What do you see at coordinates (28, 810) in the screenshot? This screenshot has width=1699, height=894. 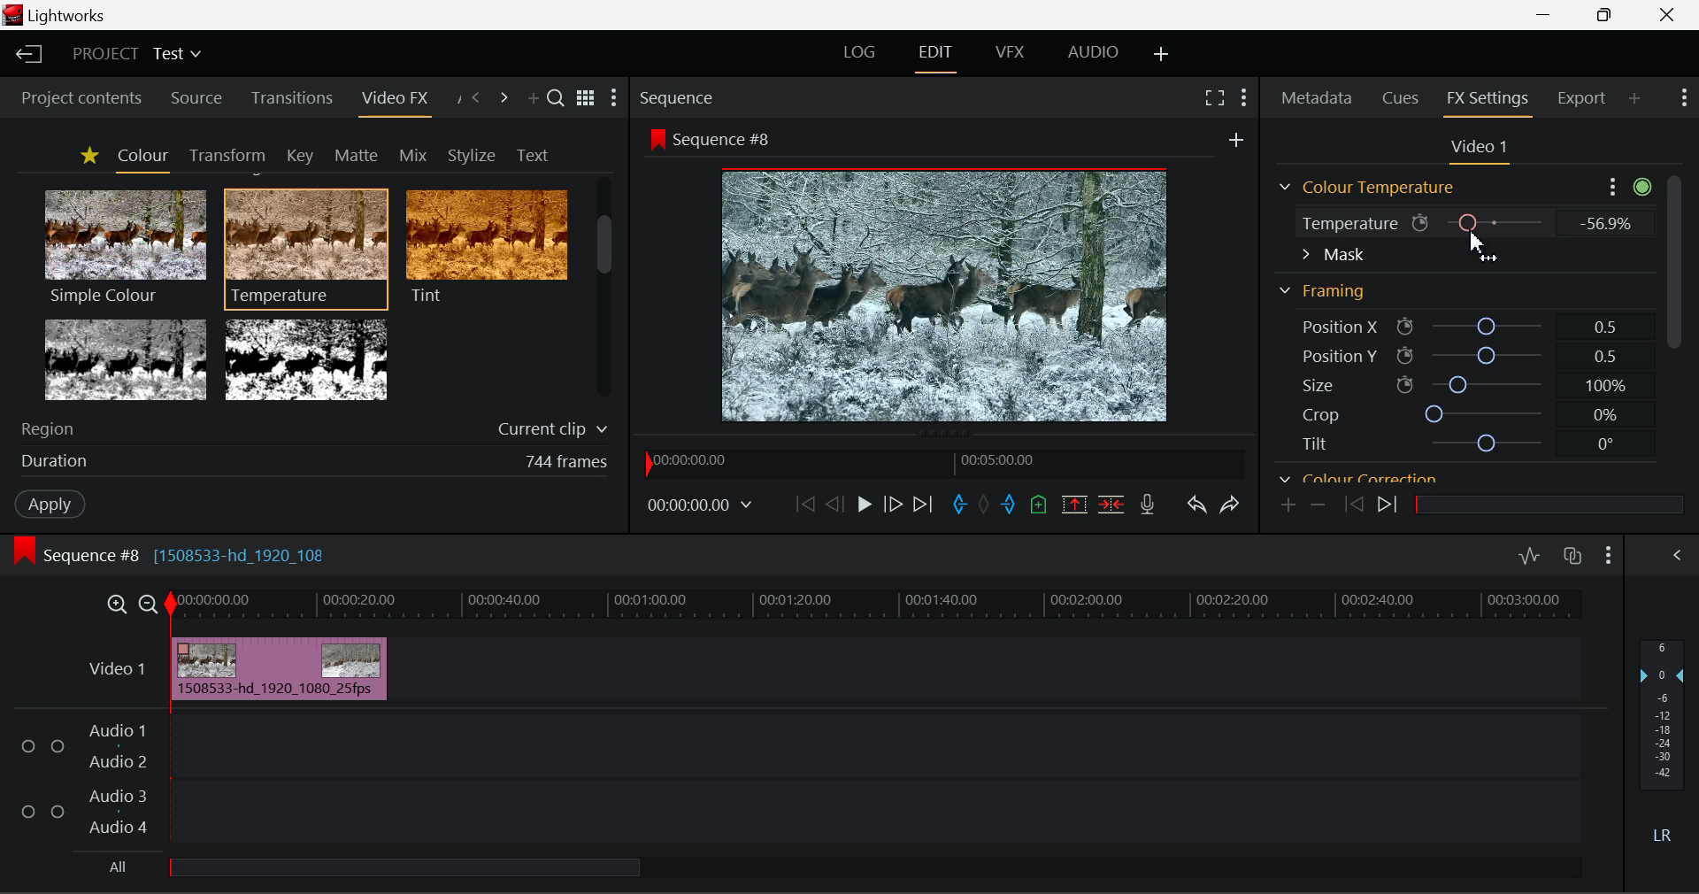 I see `Checkbox` at bounding box center [28, 810].